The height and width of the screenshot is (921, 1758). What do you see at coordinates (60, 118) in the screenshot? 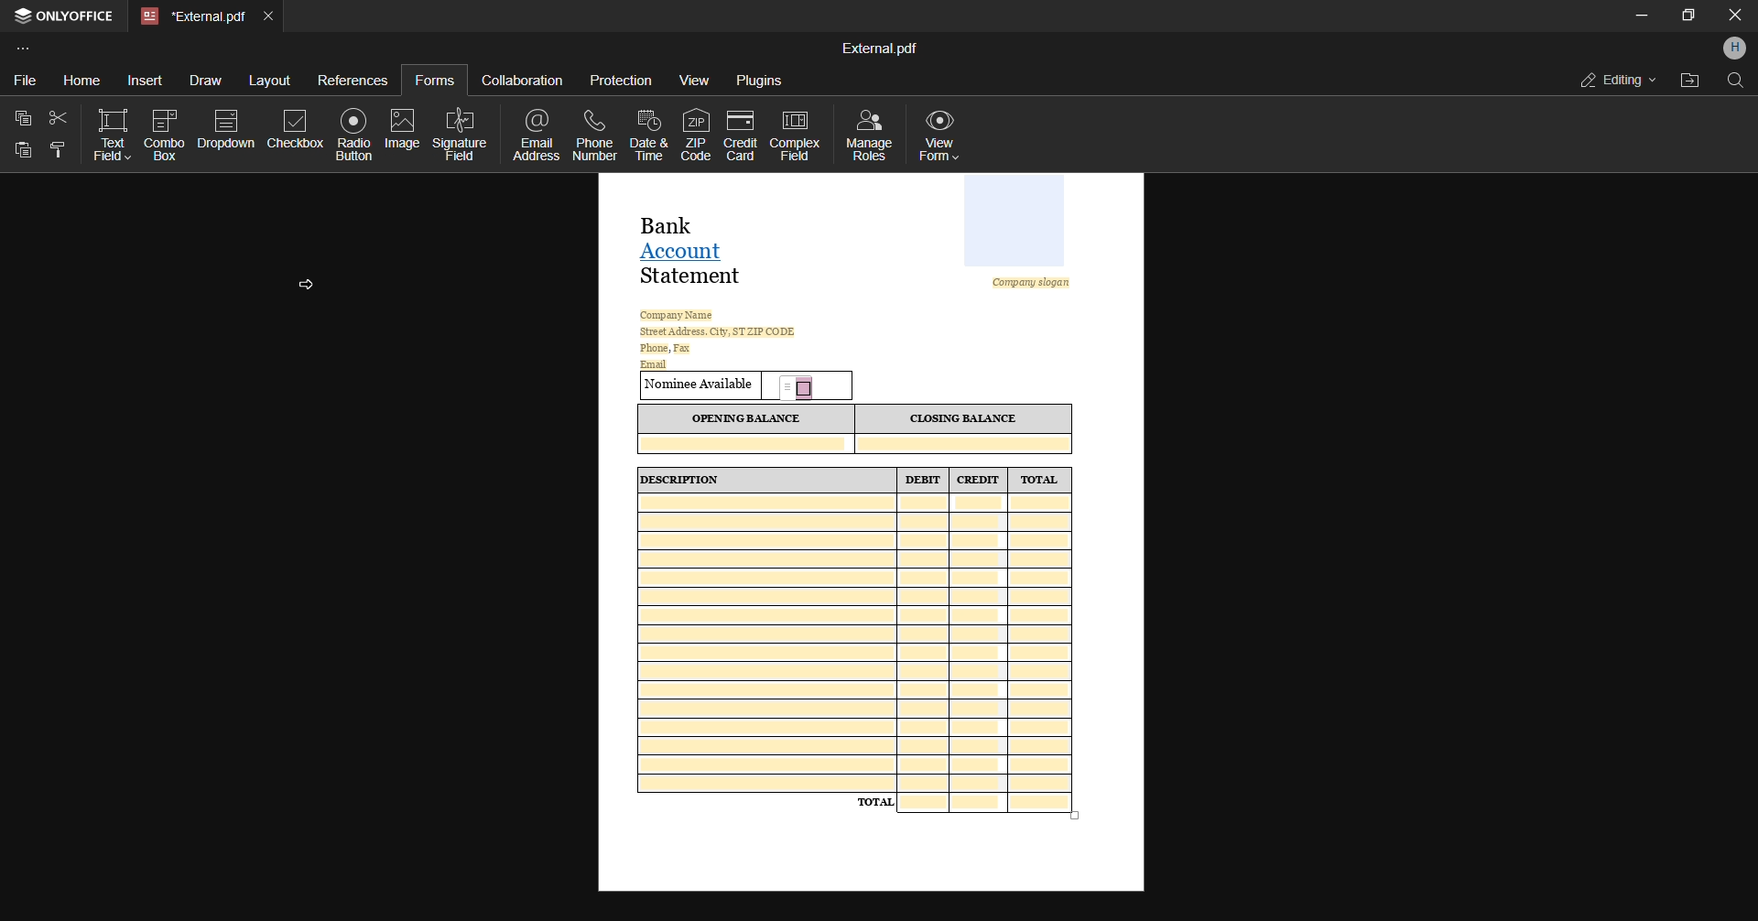
I see `cut` at bounding box center [60, 118].